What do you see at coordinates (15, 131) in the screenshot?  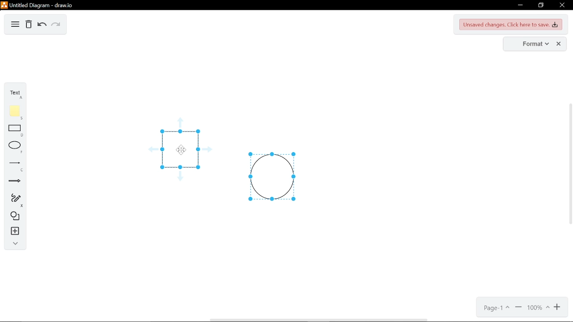 I see `rectangle` at bounding box center [15, 131].